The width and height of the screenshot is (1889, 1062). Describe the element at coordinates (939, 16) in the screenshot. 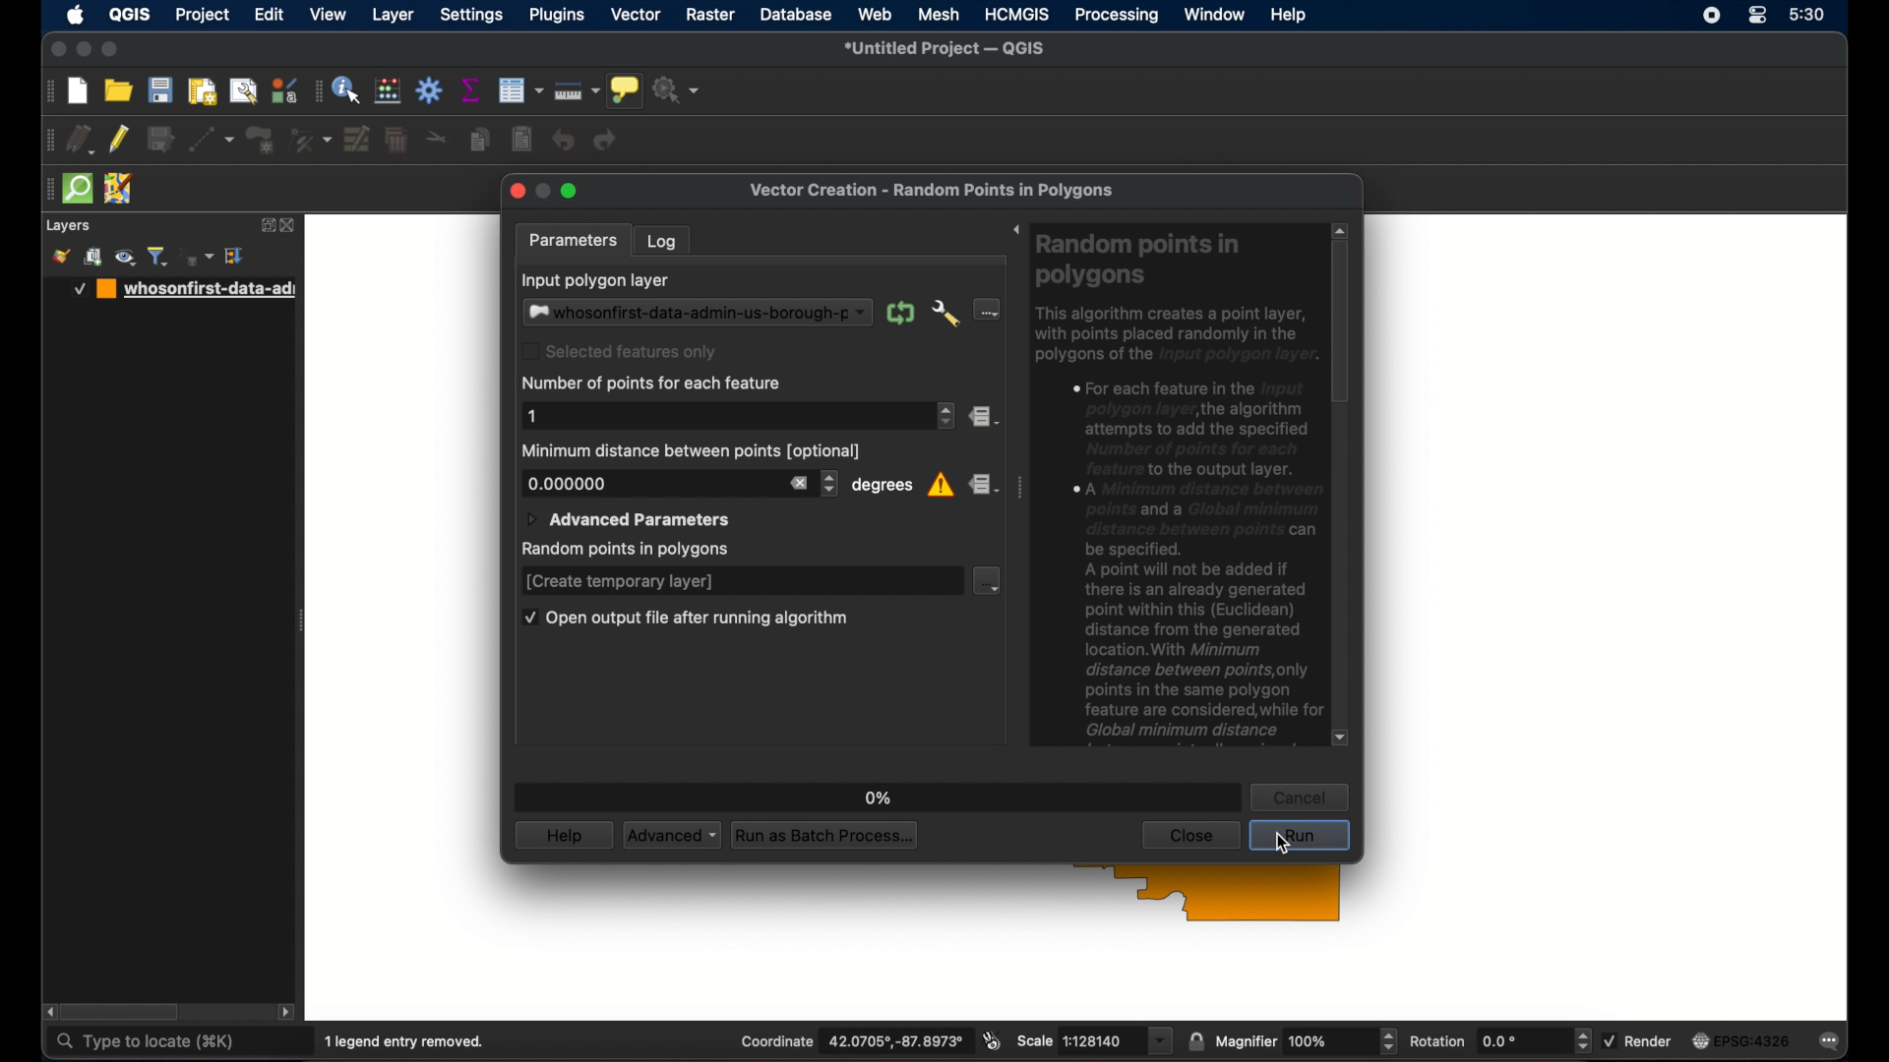

I see `mesh` at that location.